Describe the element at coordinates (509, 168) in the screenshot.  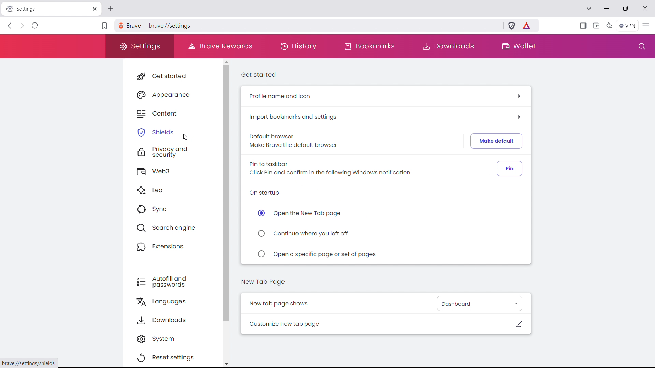
I see `pin to taskbar` at that location.